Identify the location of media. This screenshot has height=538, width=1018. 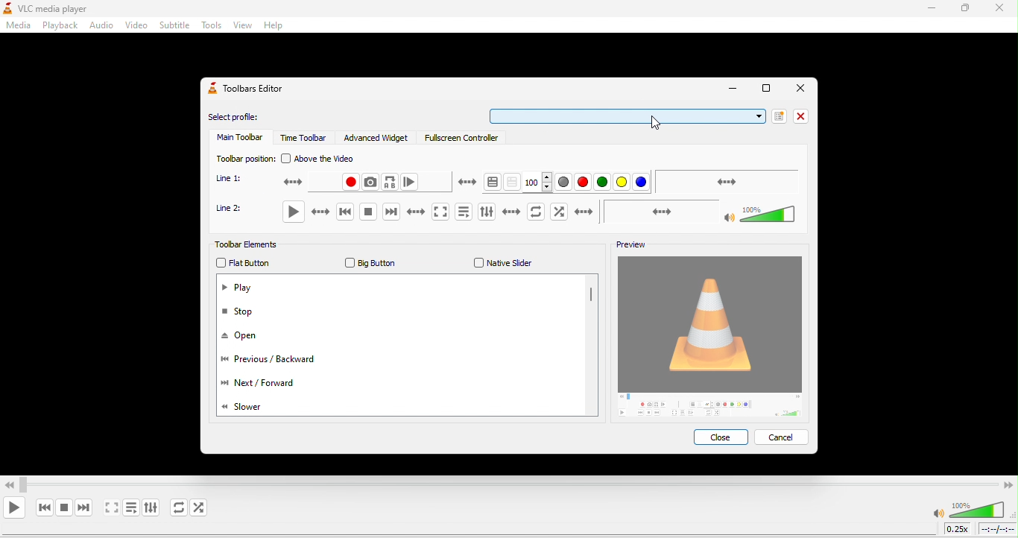
(17, 27).